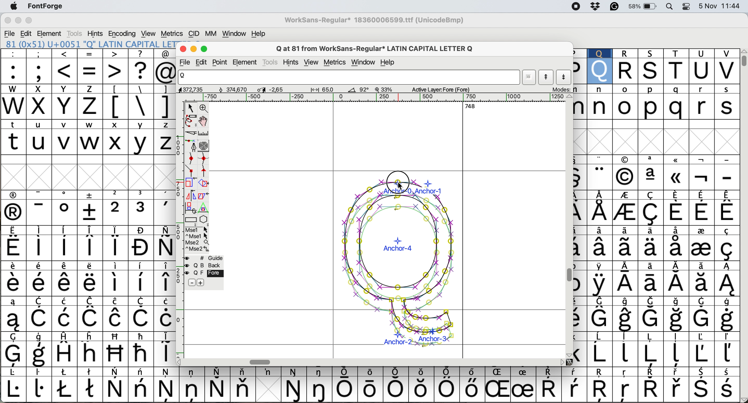 Image resolution: width=748 pixels, height=403 pixels. I want to click on cursor, so click(398, 182).